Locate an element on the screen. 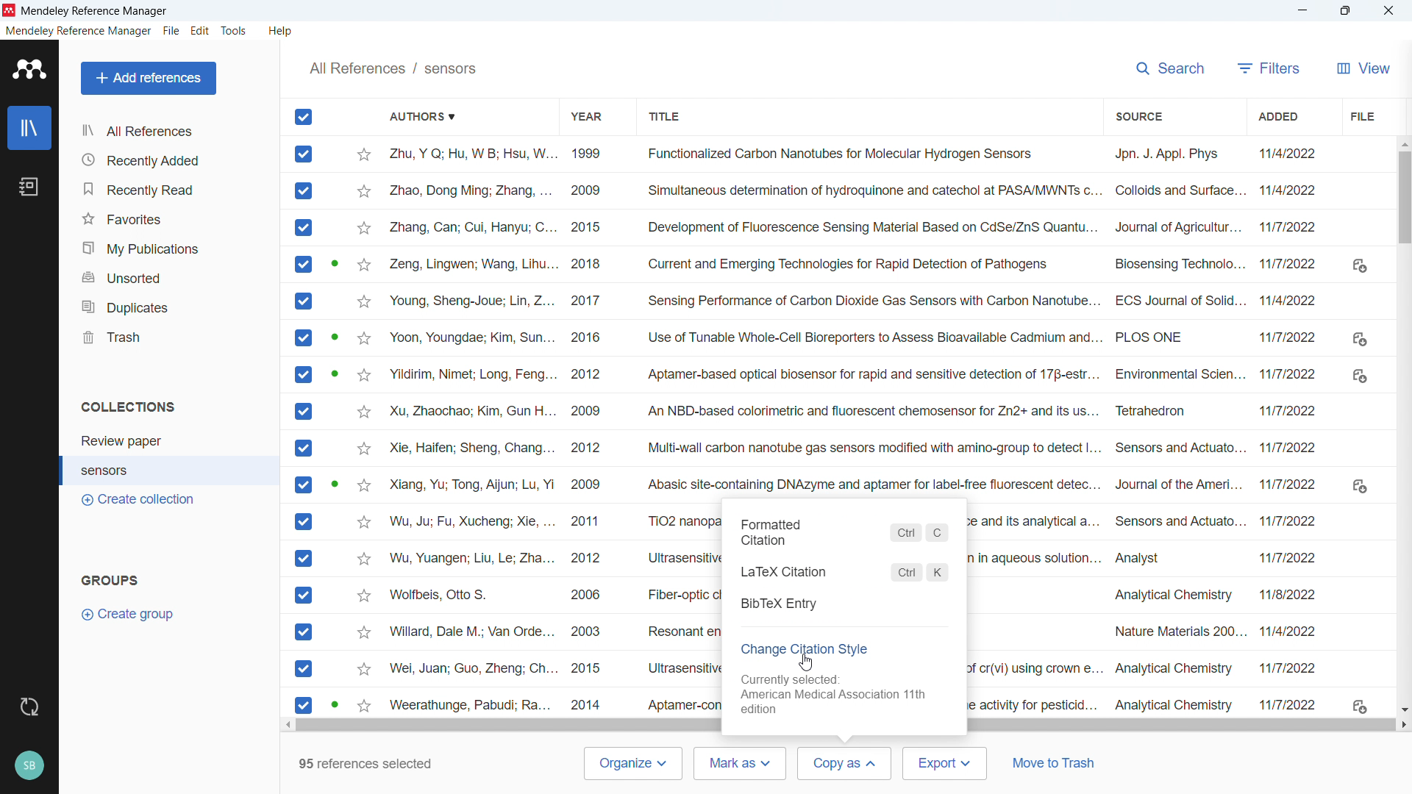  search  is located at coordinates (1168, 68).